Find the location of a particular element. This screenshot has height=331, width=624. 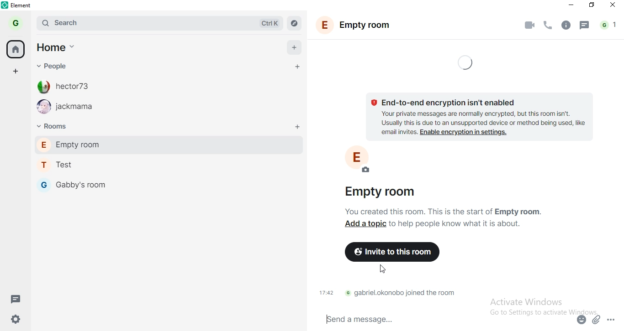

cursor is located at coordinates (383, 268).